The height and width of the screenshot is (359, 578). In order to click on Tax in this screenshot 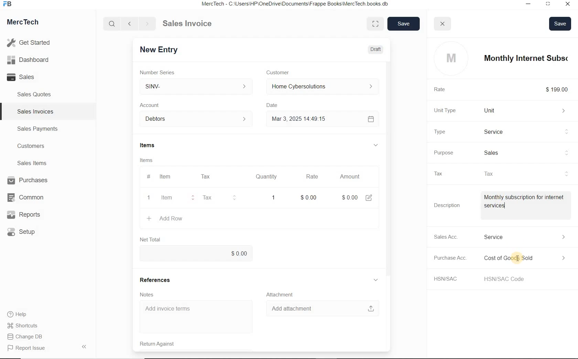, I will do `click(214, 198)`.